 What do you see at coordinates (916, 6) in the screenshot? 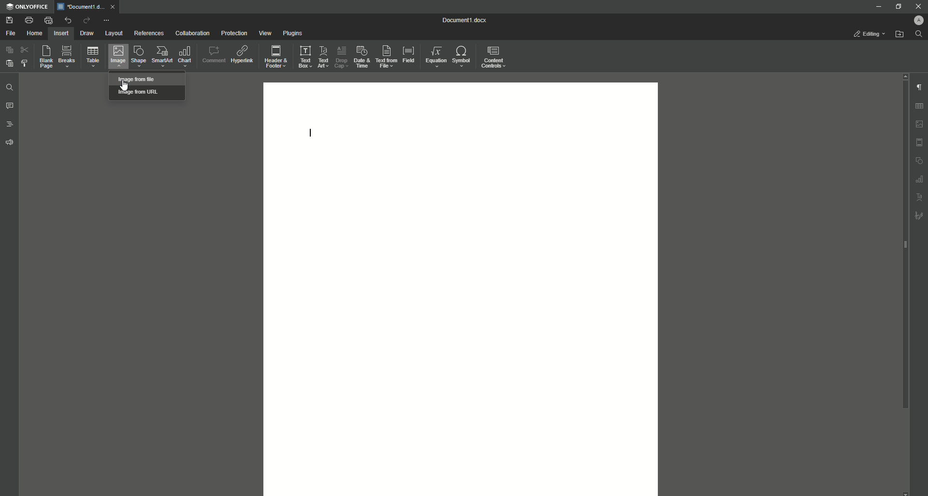
I see `Close` at bounding box center [916, 6].